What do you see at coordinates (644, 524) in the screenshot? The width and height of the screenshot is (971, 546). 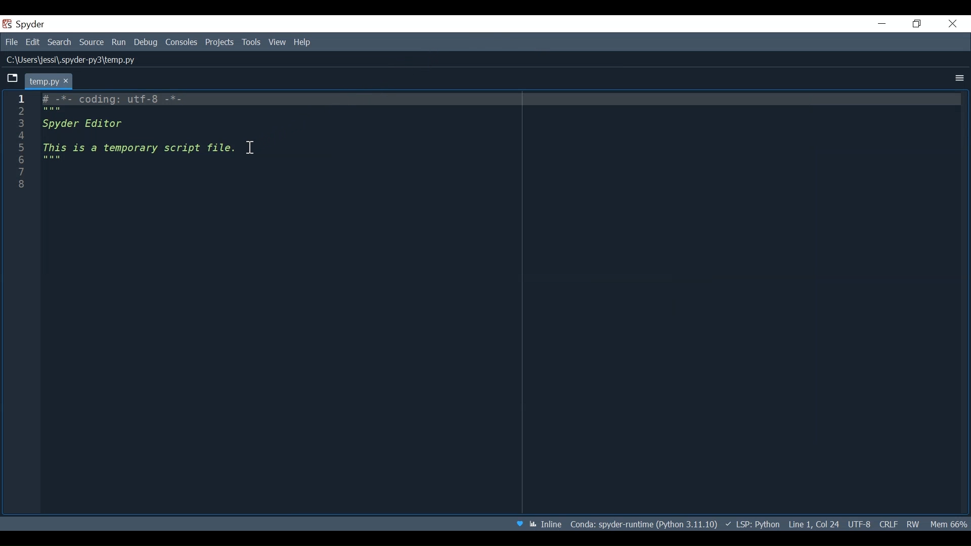 I see `File Path` at bounding box center [644, 524].